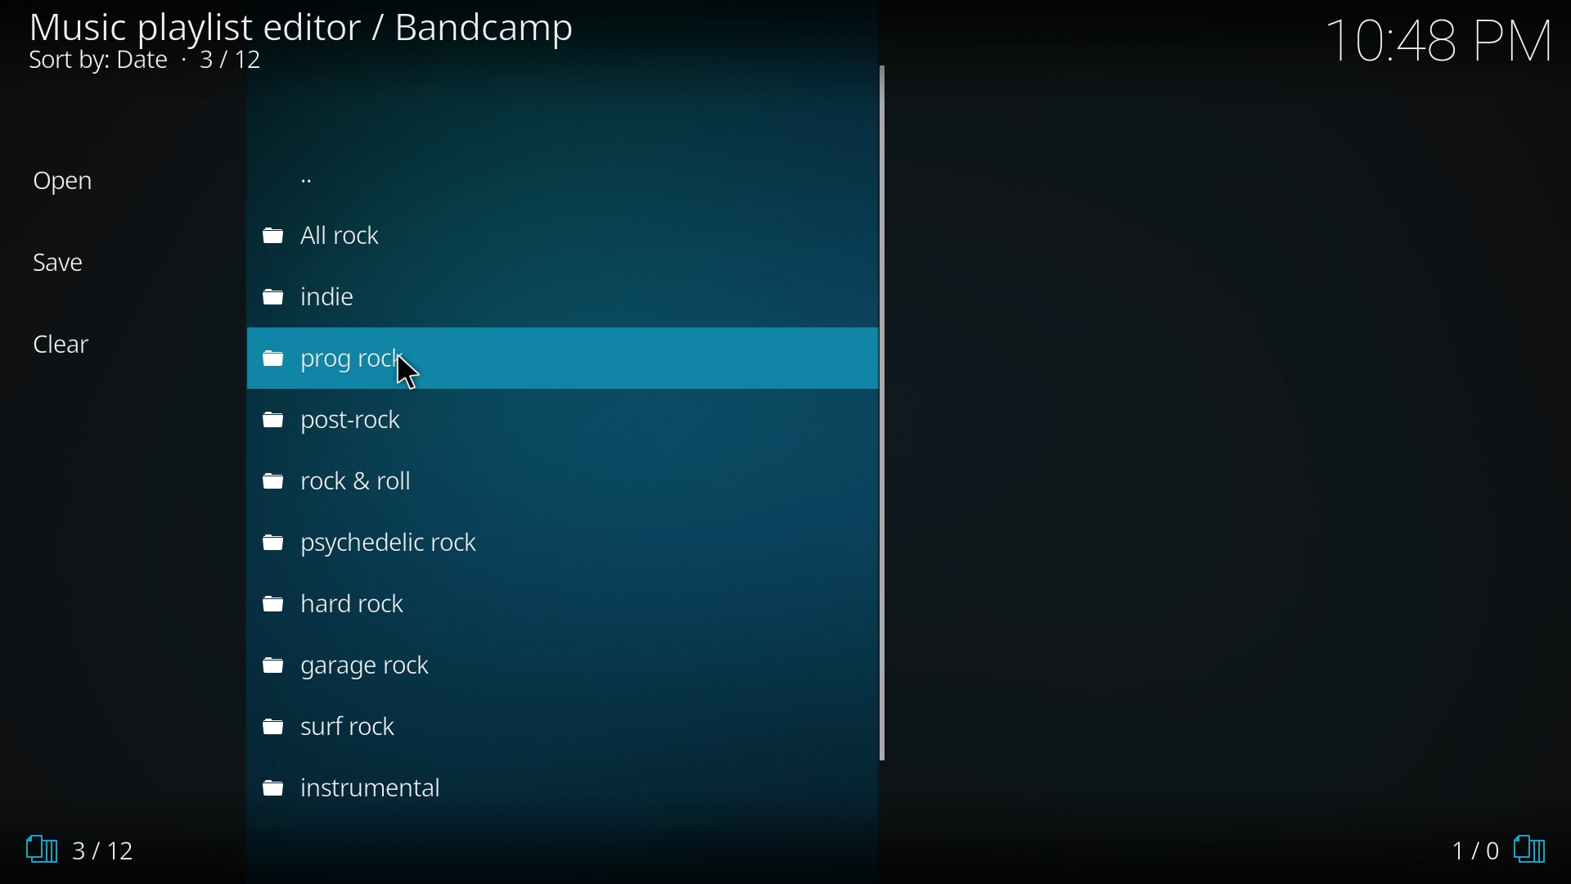 The image size is (1571, 884). I want to click on psychedelic rock, so click(380, 545).